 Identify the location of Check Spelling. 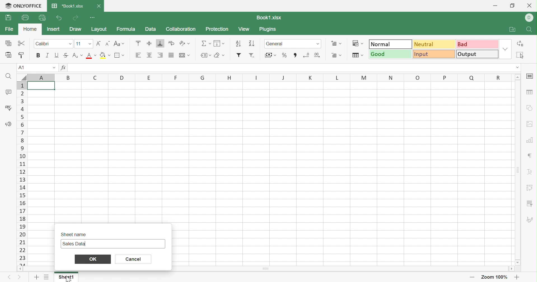
(10, 107).